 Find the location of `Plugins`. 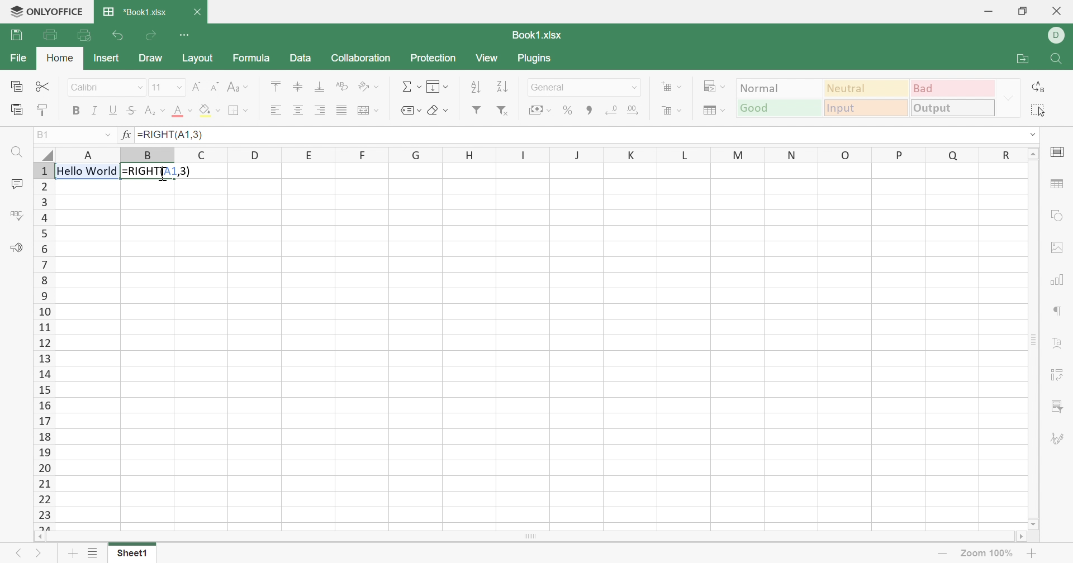

Plugins is located at coordinates (540, 58).